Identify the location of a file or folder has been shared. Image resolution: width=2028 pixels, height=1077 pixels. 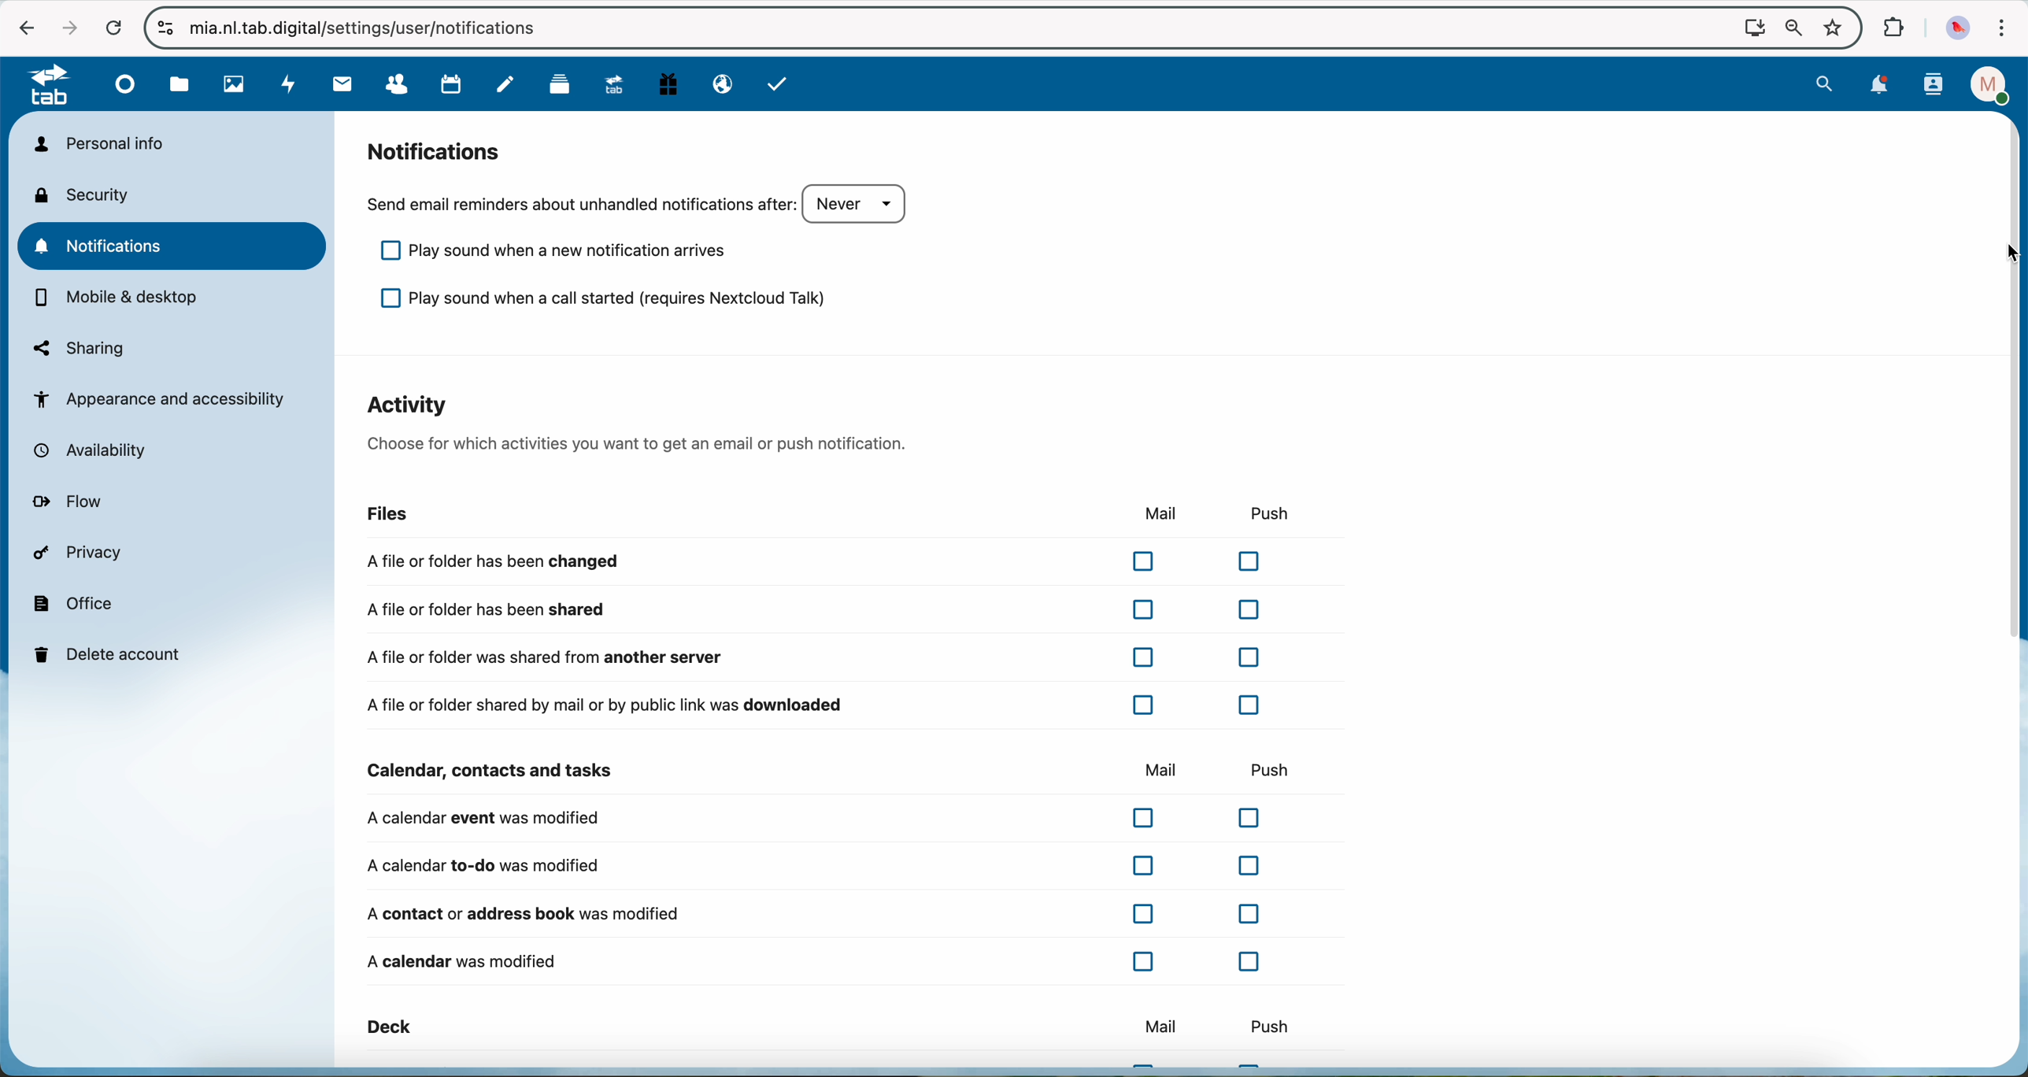
(813, 609).